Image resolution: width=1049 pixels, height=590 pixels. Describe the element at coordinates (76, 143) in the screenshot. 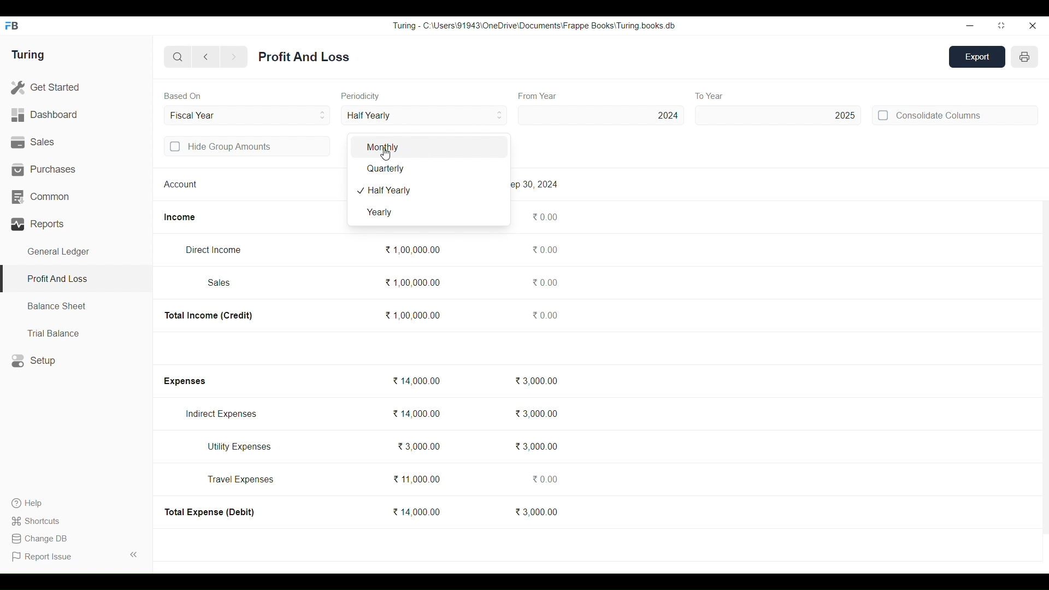

I see `Sales` at that location.